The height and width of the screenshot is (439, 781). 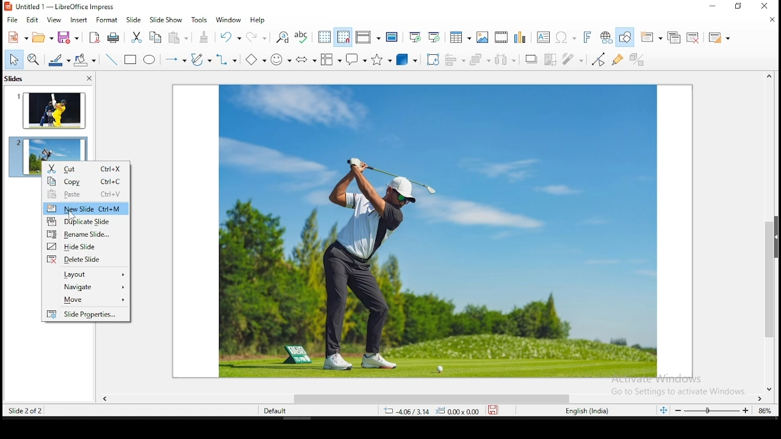 I want to click on Cut, so click(x=87, y=168).